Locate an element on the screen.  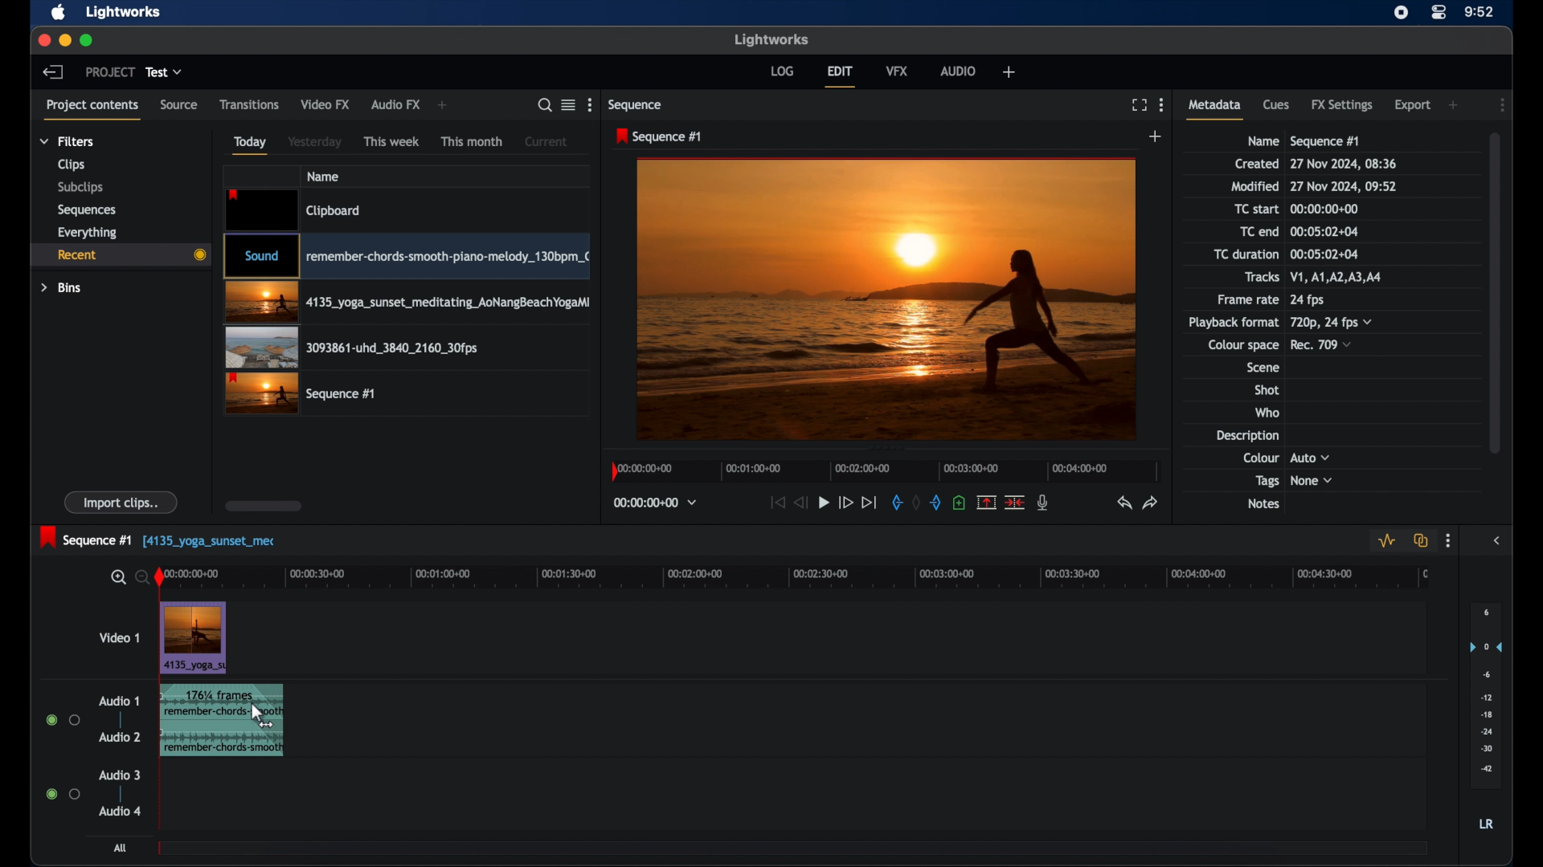
none is located at coordinates (1312, 481).